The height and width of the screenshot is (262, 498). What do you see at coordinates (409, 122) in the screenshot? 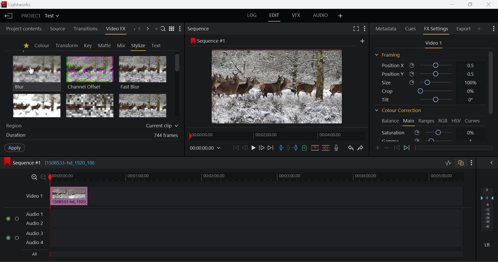
I see `Main` at bounding box center [409, 122].